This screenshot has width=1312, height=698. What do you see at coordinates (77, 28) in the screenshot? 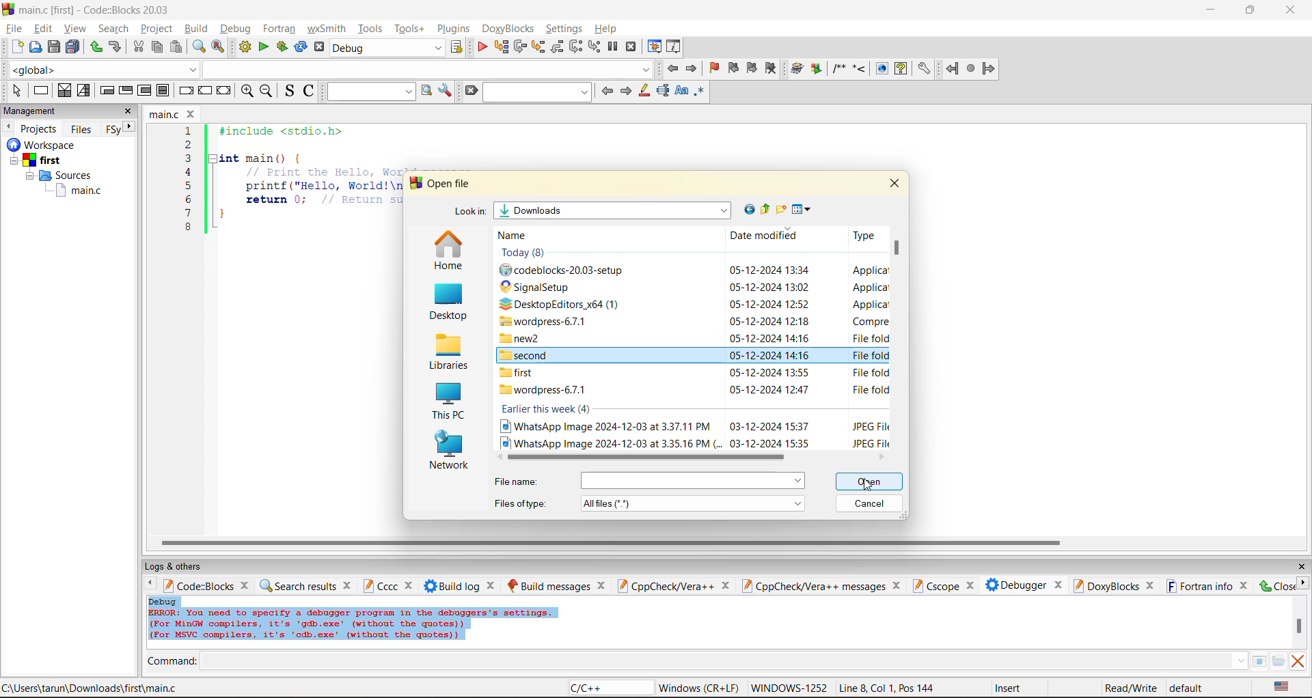
I see `view` at bounding box center [77, 28].